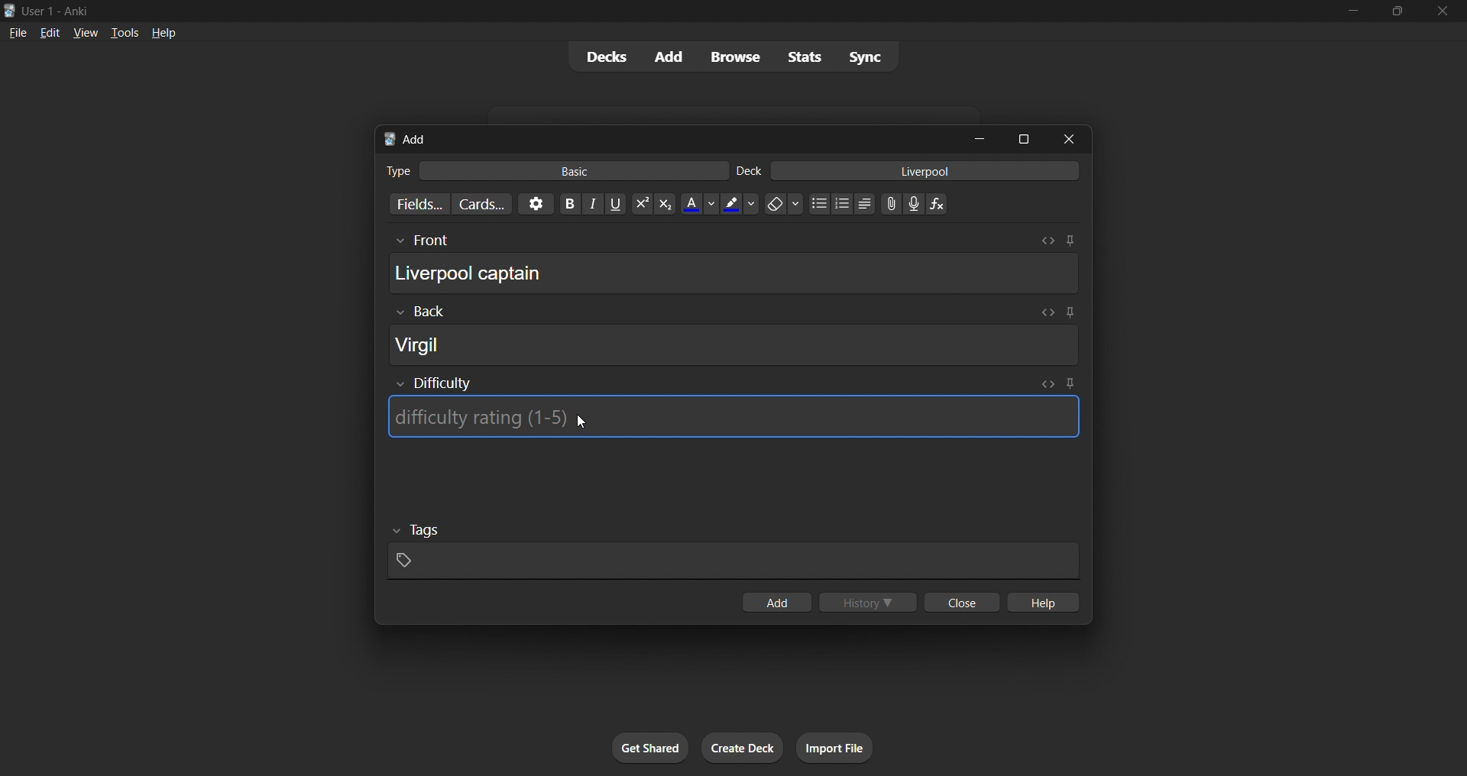  Describe the element at coordinates (650, 748) in the screenshot. I see `get shared` at that location.